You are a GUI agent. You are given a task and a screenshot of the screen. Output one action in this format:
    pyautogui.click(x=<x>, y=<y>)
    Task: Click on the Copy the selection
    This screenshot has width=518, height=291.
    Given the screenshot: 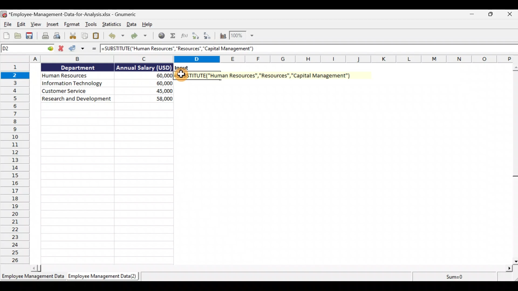 What is the action you would take?
    pyautogui.click(x=85, y=36)
    